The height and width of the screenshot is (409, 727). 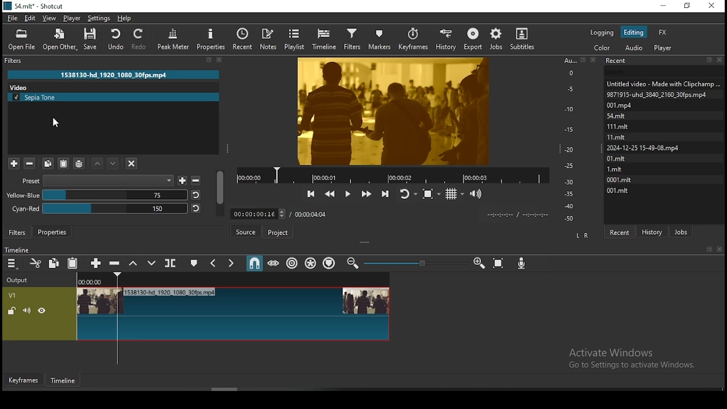 I want to click on filters, so click(x=352, y=38).